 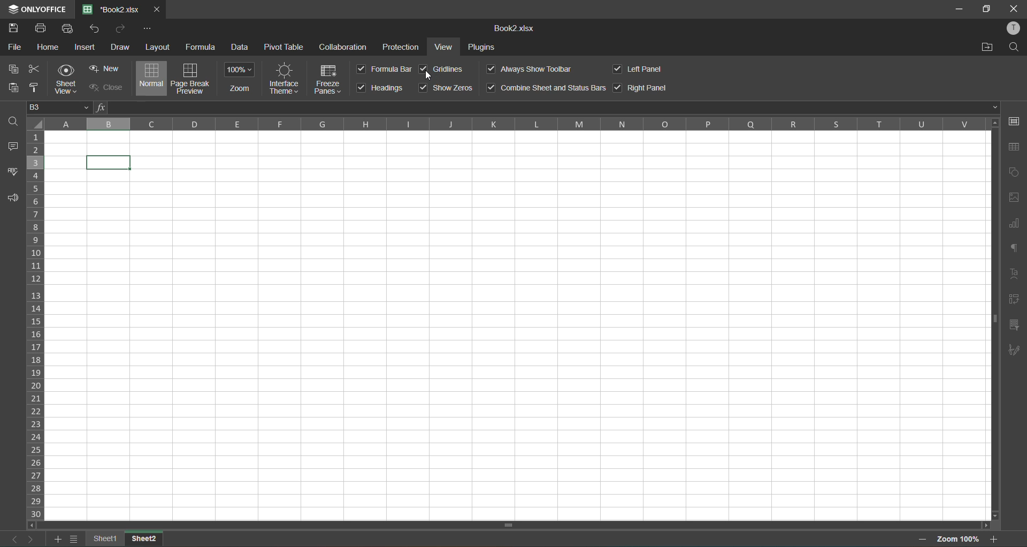 I want to click on column names in alphabets, so click(x=513, y=124).